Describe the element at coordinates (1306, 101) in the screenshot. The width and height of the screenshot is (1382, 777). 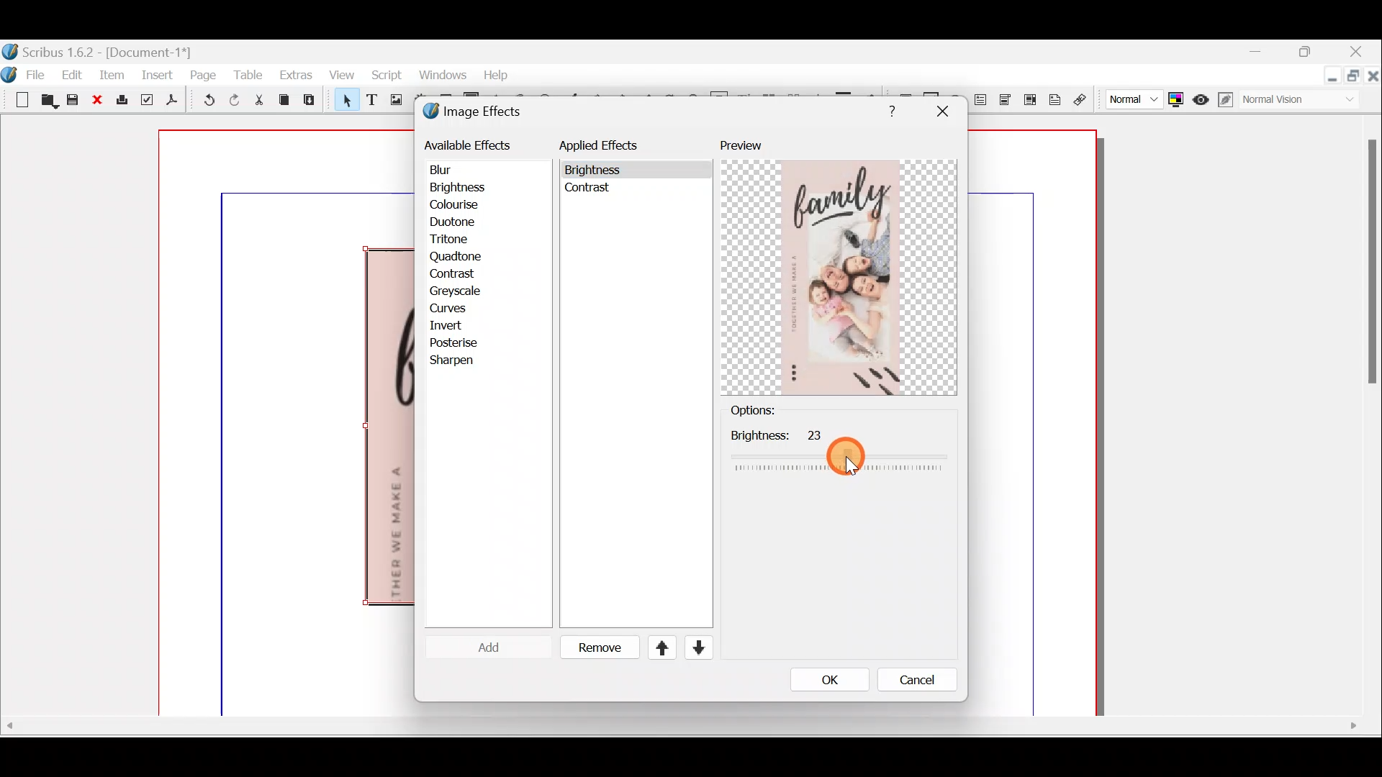
I see `Visual appearance of display` at that location.